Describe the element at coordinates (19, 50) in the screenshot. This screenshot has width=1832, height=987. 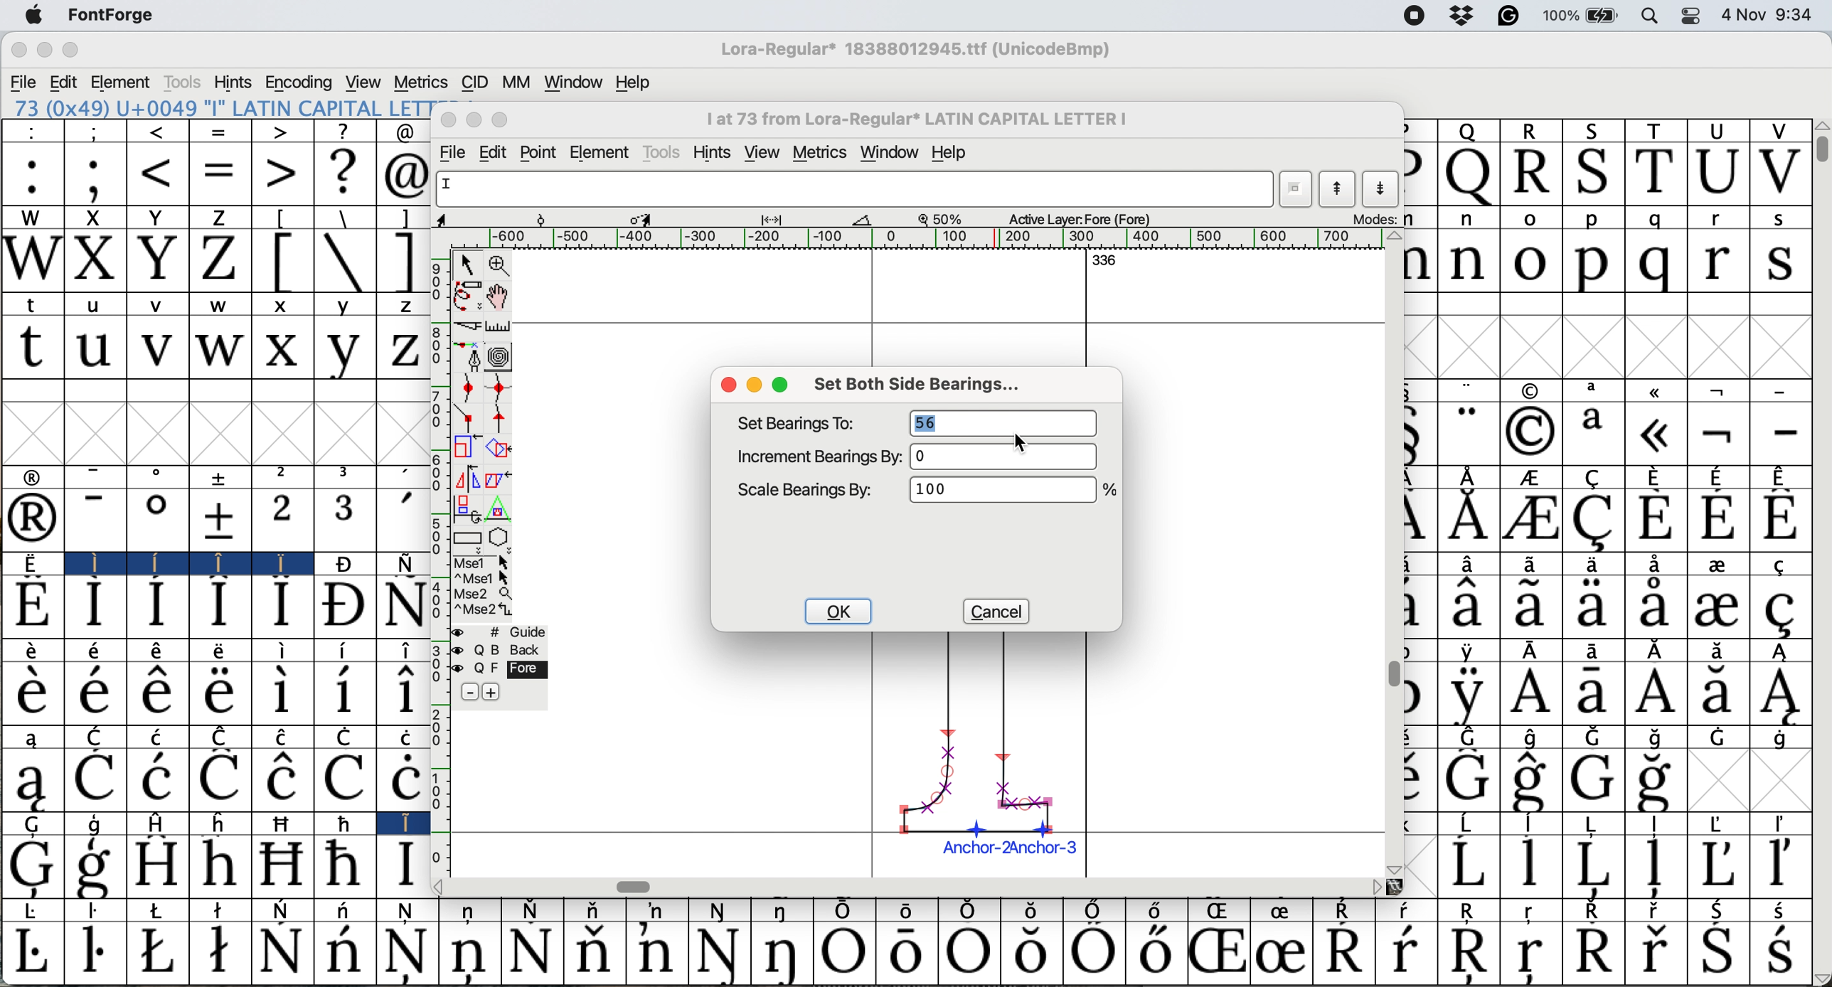
I see `close` at that location.